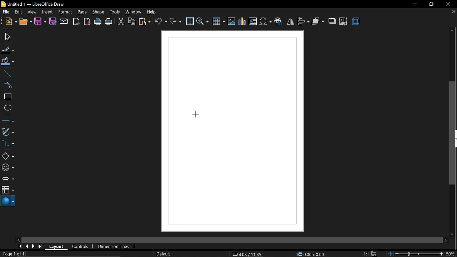 This screenshot has height=257, width=457. I want to click on redo, so click(175, 21).